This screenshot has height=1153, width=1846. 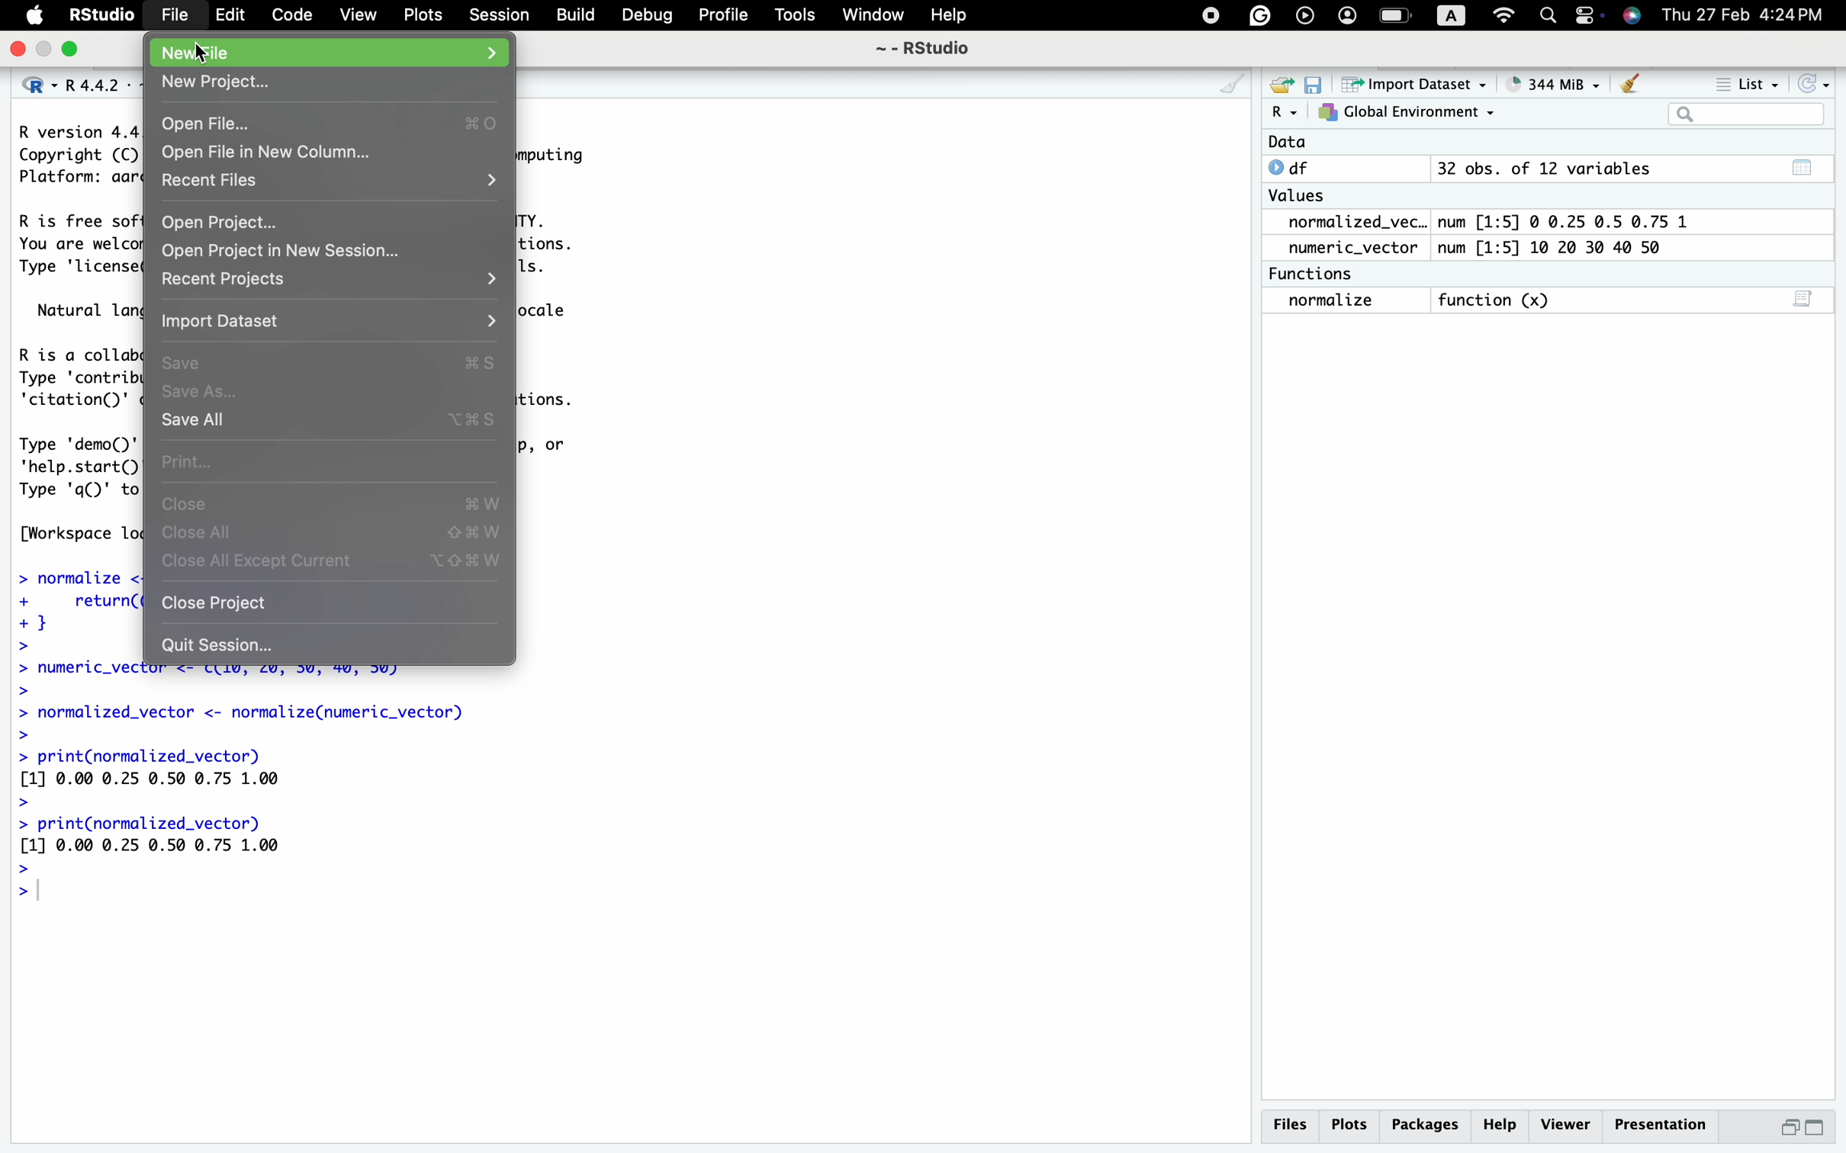 What do you see at coordinates (183, 507) in the screenshot?
I see `Close` at bounding box center [183, 507].